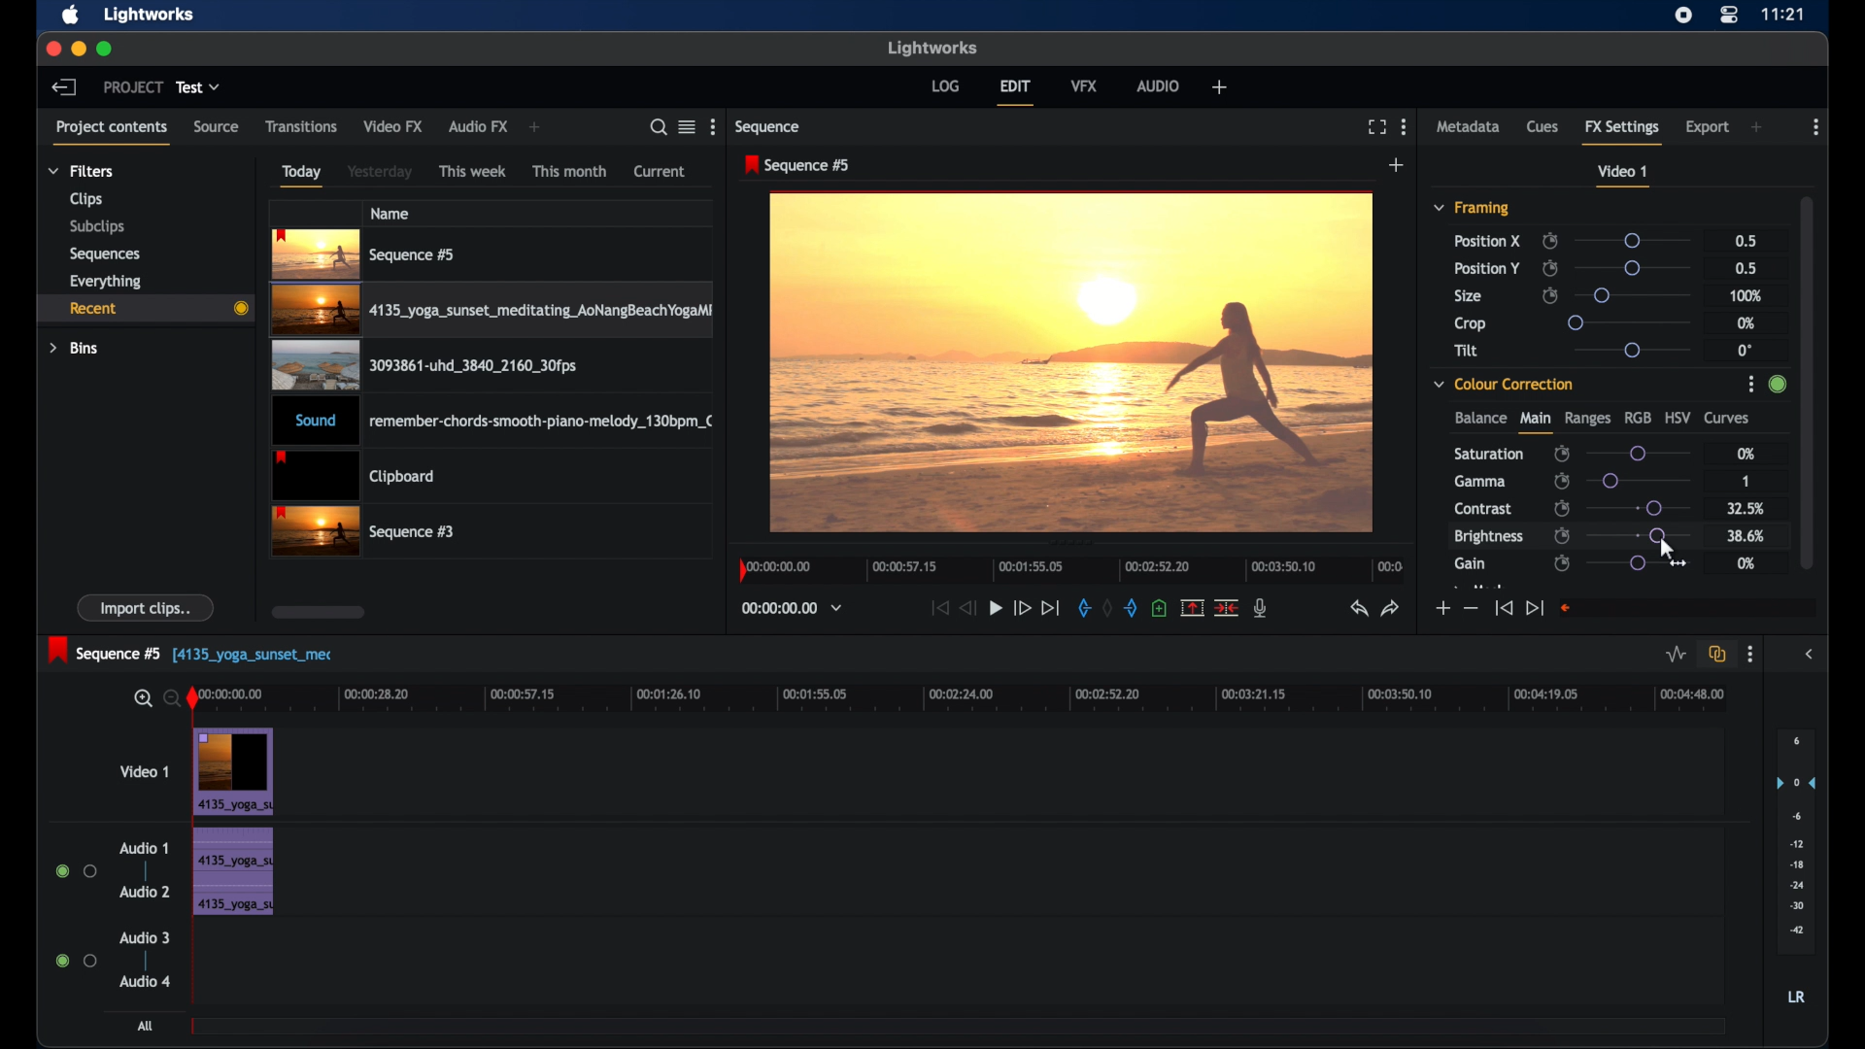  What do you see at coordinates (1622, 176) in the screenshot?
I see `video 1` at bounding box center [1622, 176].